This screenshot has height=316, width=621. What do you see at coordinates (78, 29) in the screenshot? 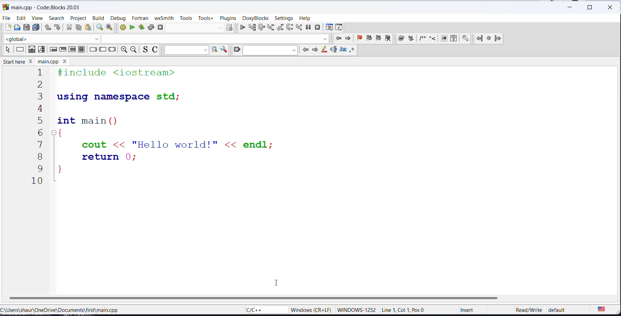
I see `COPY` at bounding box center [78, 29].